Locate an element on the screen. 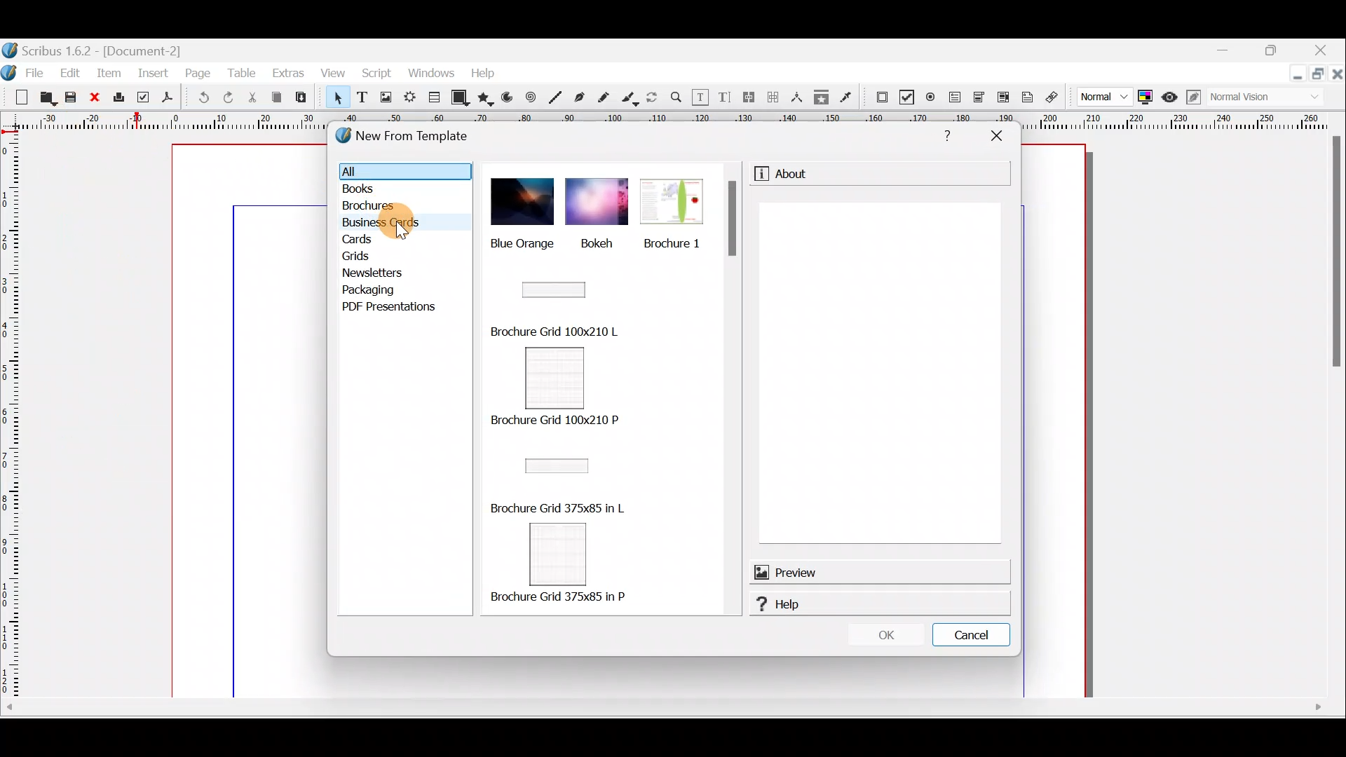  Books is located at coordinates (399, 191).